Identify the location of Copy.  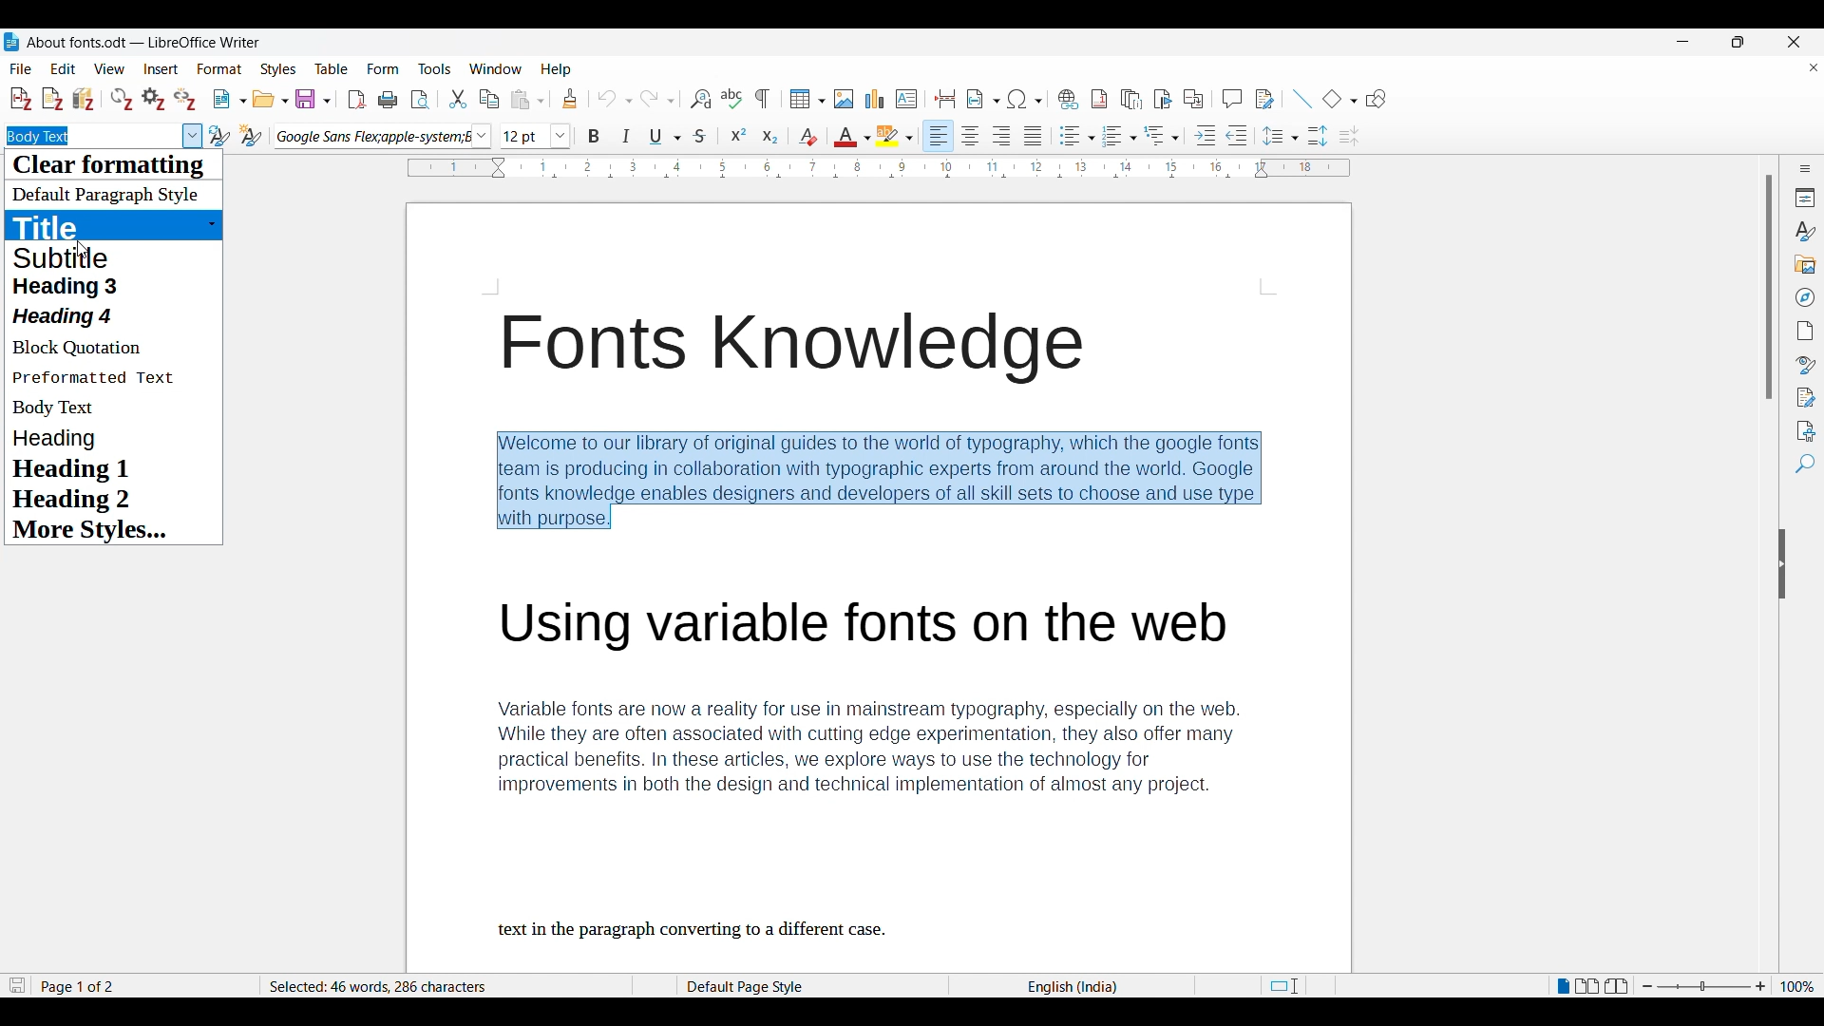
(490, 100).